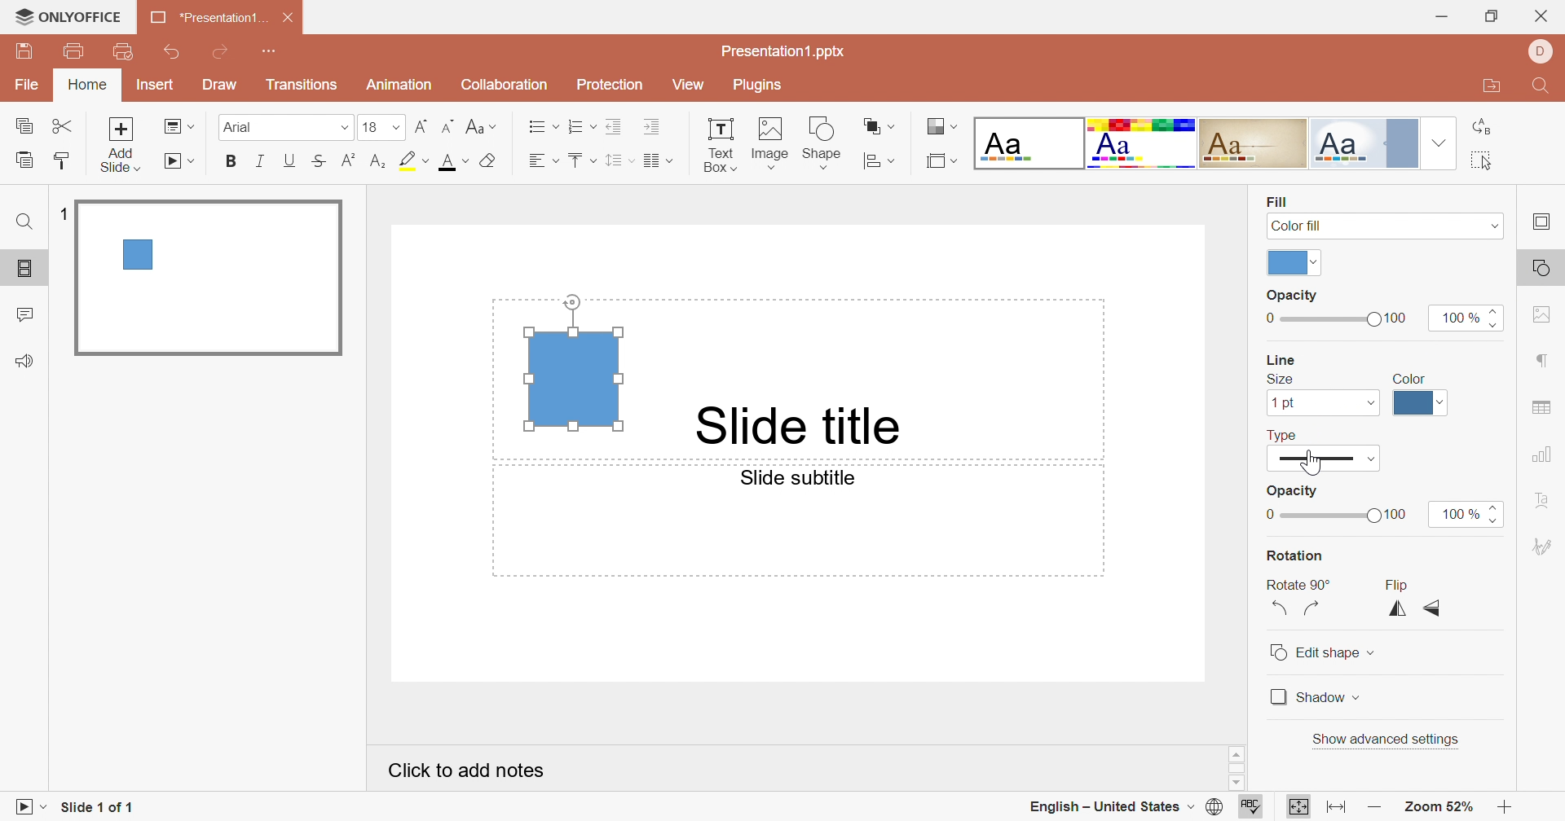  What do you see at coordinates (544, 162) in the screenshot?
I see `Align Left` at bounding box center [544, 162].